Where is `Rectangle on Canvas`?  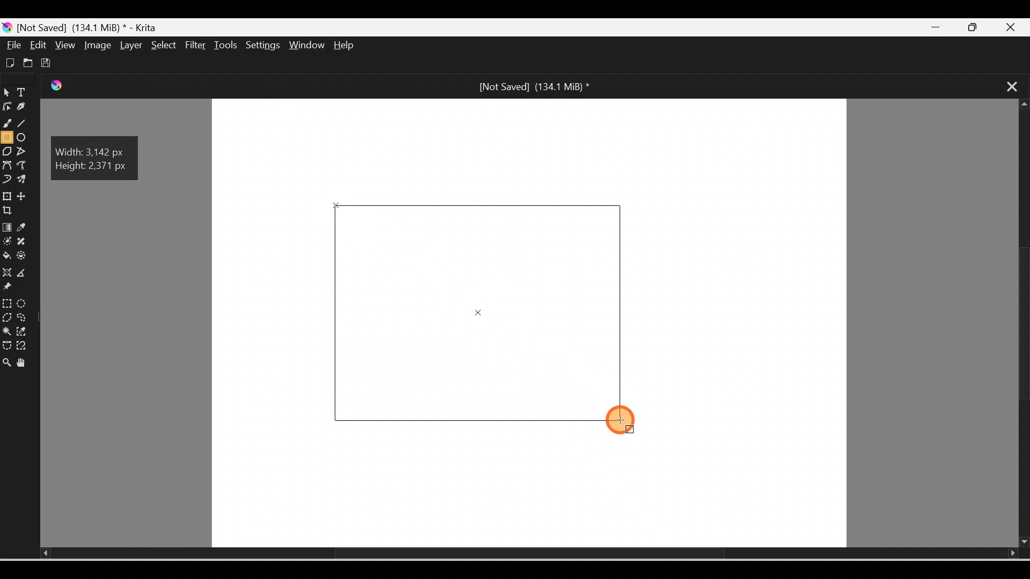
Rectangle on Canvas is located at coordinates (482, 311).